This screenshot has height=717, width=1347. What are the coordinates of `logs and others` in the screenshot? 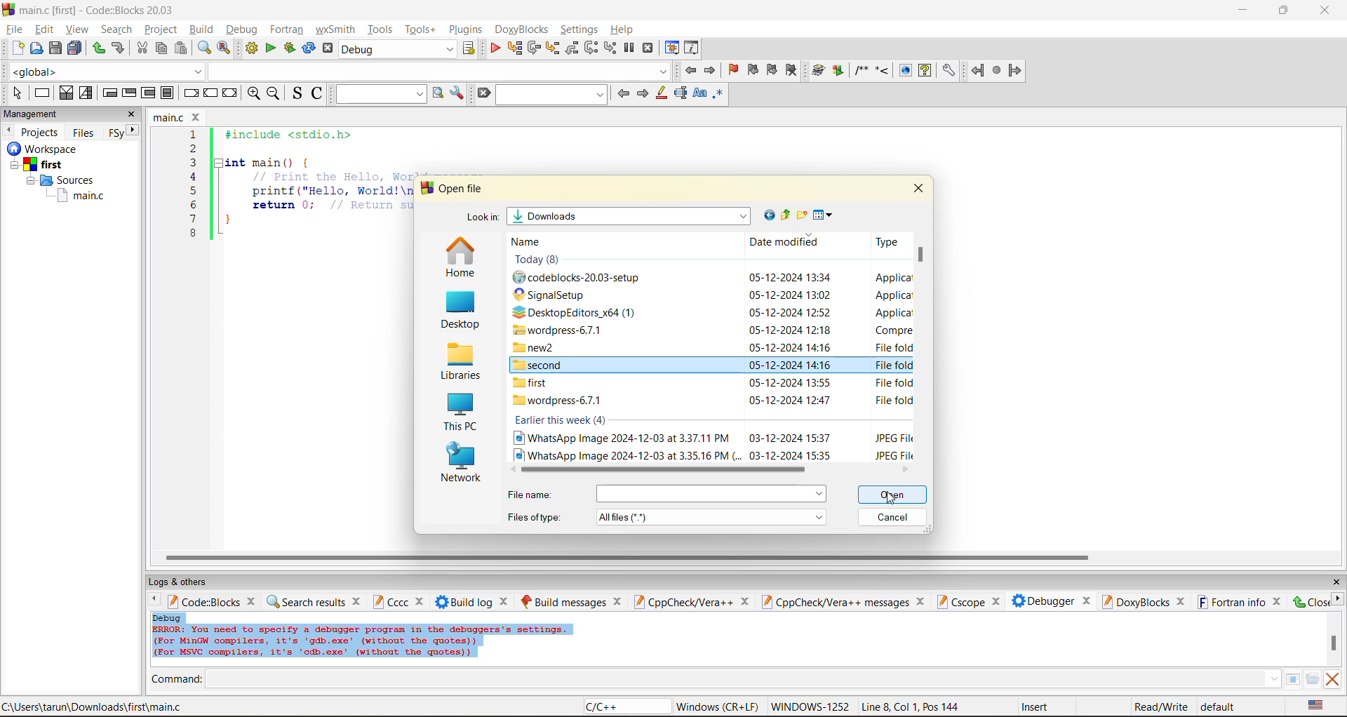 It's located at (187, 582).